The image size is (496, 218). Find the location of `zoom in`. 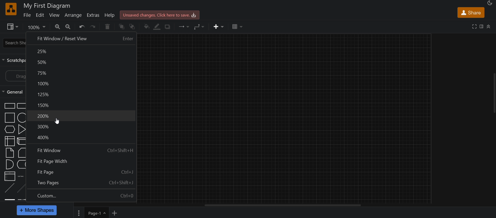

zoom in is located at coordinates (57, 27).